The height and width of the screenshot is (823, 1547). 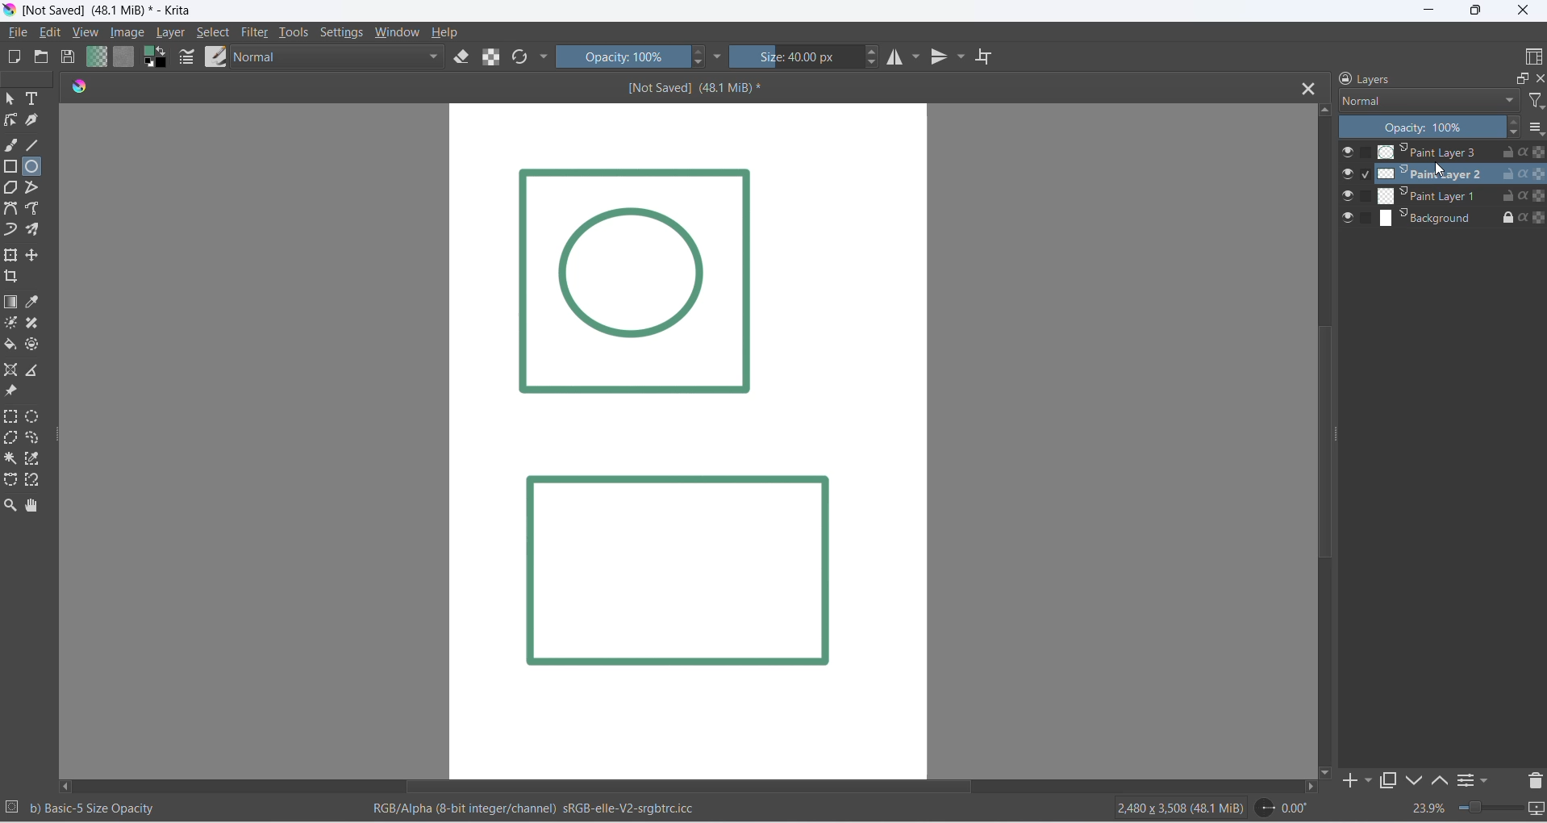 What do you see at coordinates (552, 812) in the screenshot?
I see `RGB/Alpha (8-bit integer/channel) sRGB-elle-V2-srgbtrc.icc` at bounding box center [552, 812].